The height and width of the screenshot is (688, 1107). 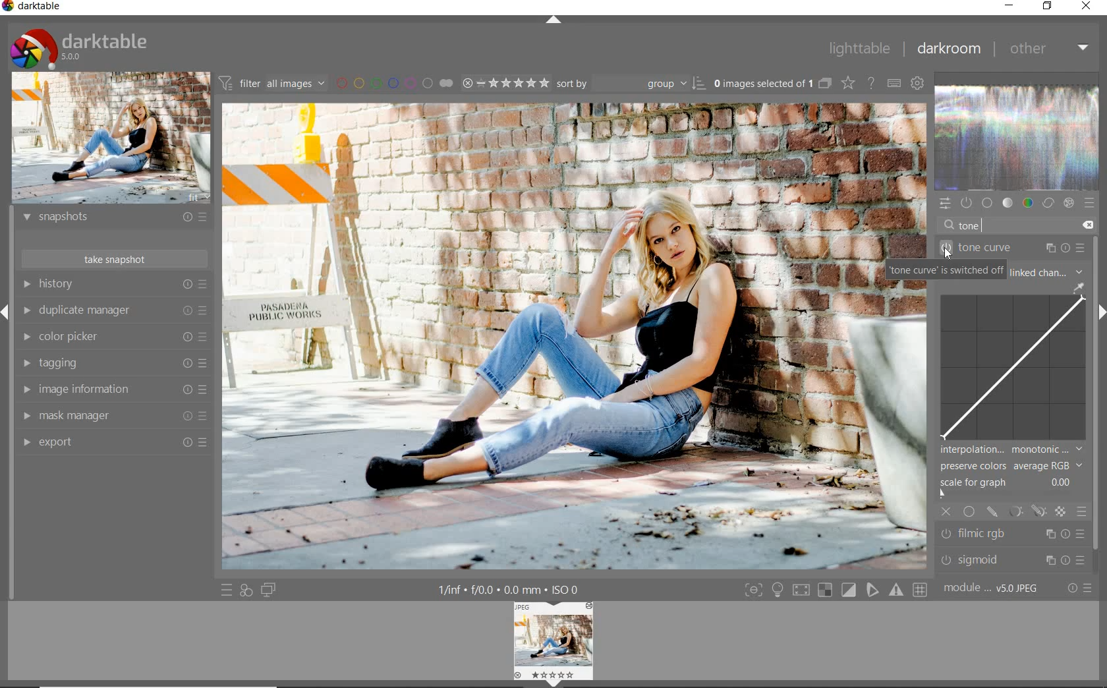 What do you see at coordinates (115, 312) in the screenshot?
I see `duplicate manager` at bounding box center [115, 312].